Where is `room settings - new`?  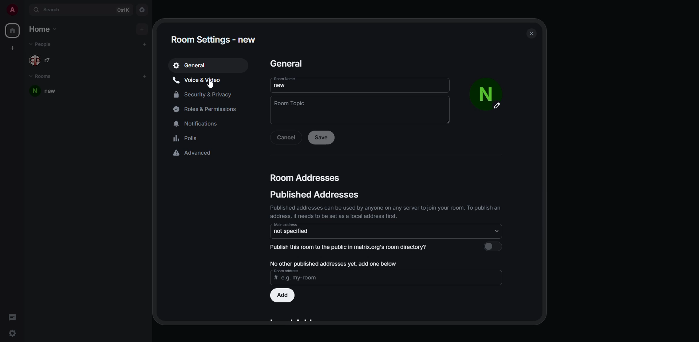
room settings - new is located at coordinates (214, 39).